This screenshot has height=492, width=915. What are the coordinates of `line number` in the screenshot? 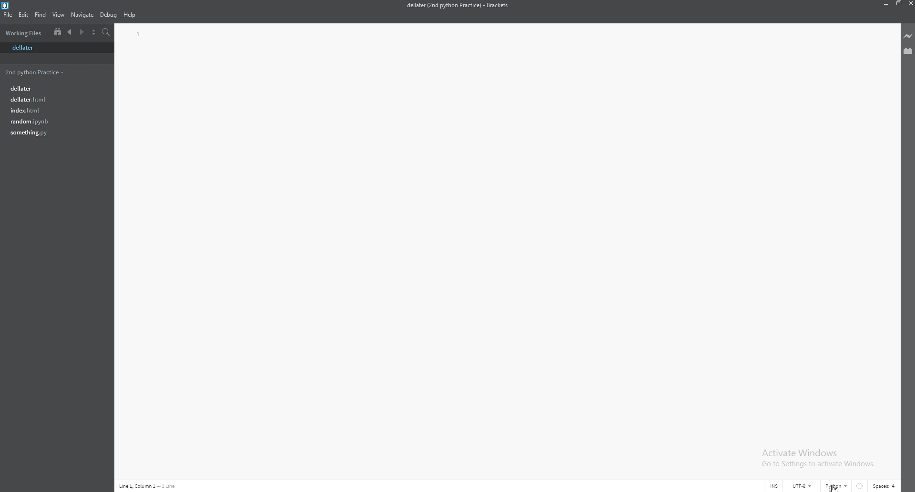 It's located at (139, 35).